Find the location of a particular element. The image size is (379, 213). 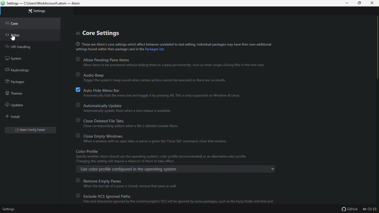

These are Atom's core settings which affect behavior unrelated to text editing. Individual packages may have their own additional settings found within thei package card in the Packages list is located at coordinates (179, 47).